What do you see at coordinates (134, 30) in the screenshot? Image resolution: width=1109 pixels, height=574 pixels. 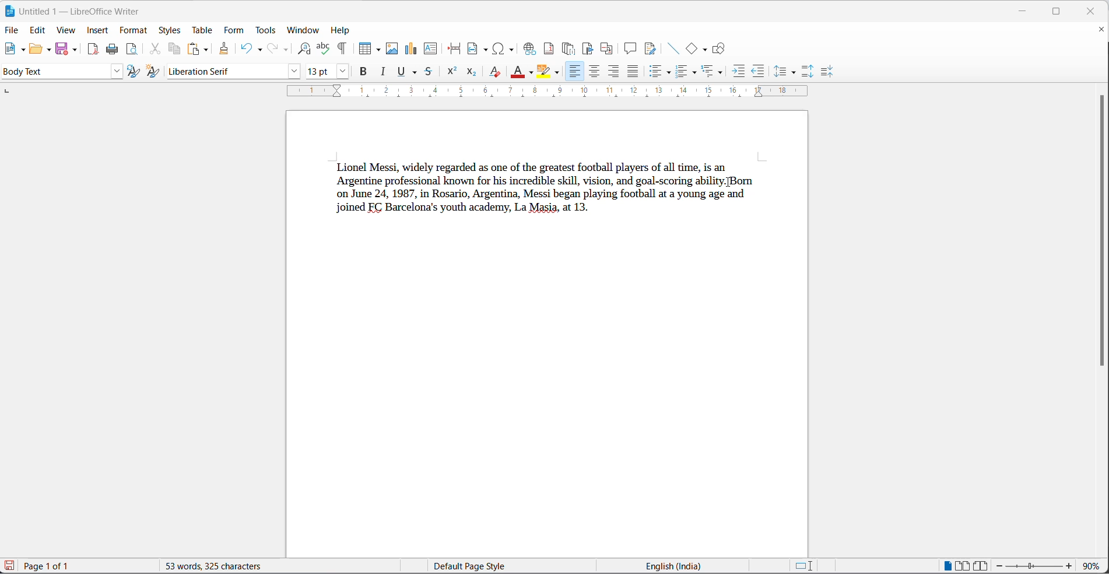 I see `format` at bounding box center [134, 30].